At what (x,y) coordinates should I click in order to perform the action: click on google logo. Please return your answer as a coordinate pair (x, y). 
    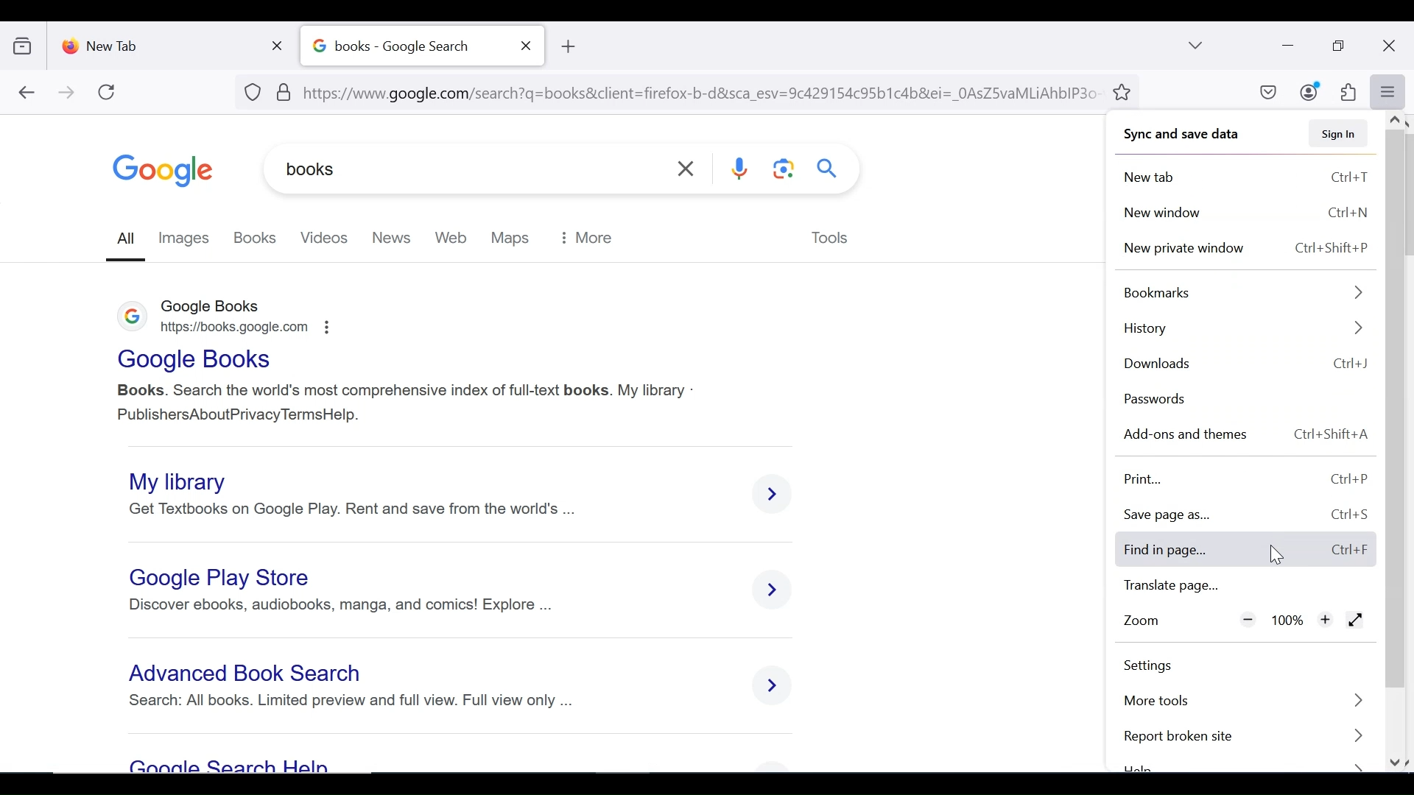
    Looking at the image, I should click on (163, 171).